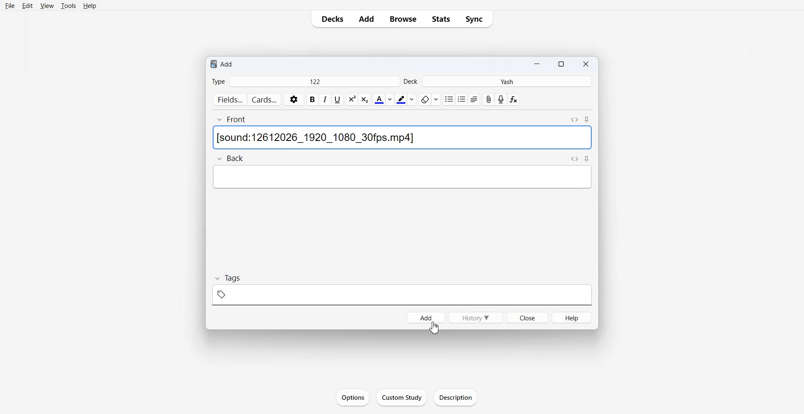  Describe the element at coordinates (461, 99) in the screenshot. I see `ordered list` at that location.